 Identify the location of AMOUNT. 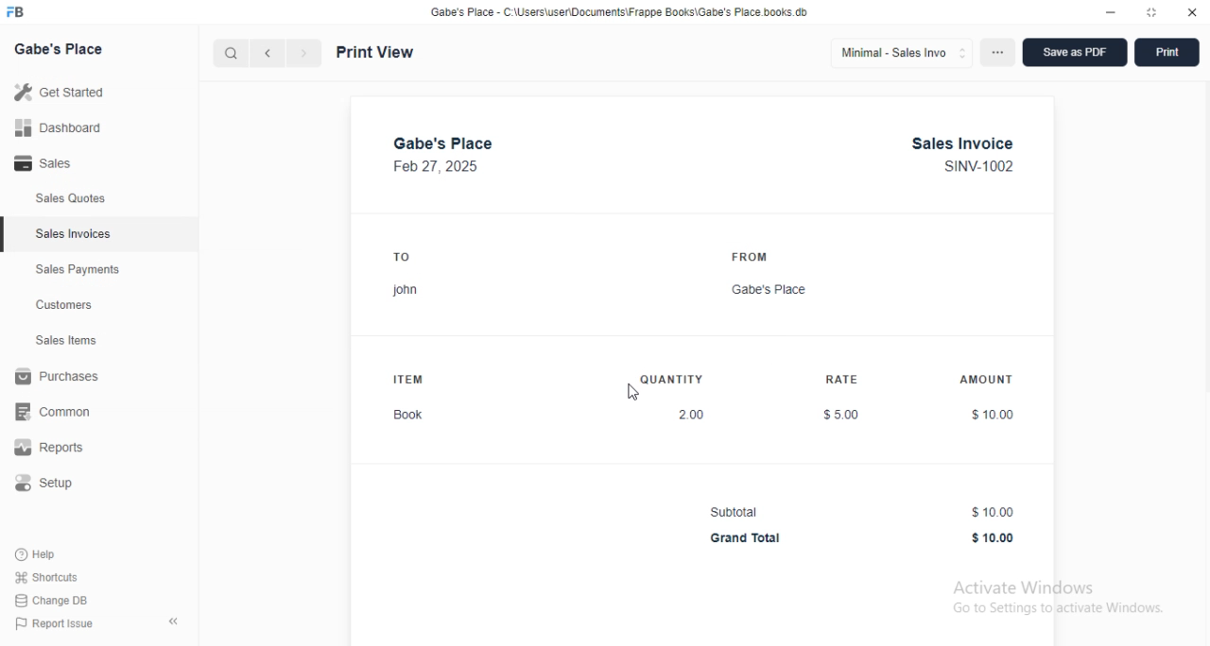
(986, 379).